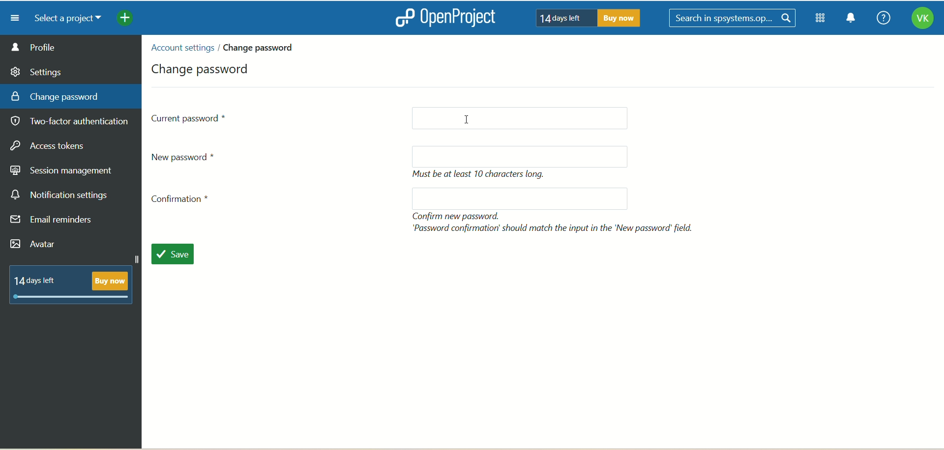 The height and width of the screenshot is (450, 944). Describe the element at coordinates (64, 19) in the screenshot. I see `select a project` at that location.